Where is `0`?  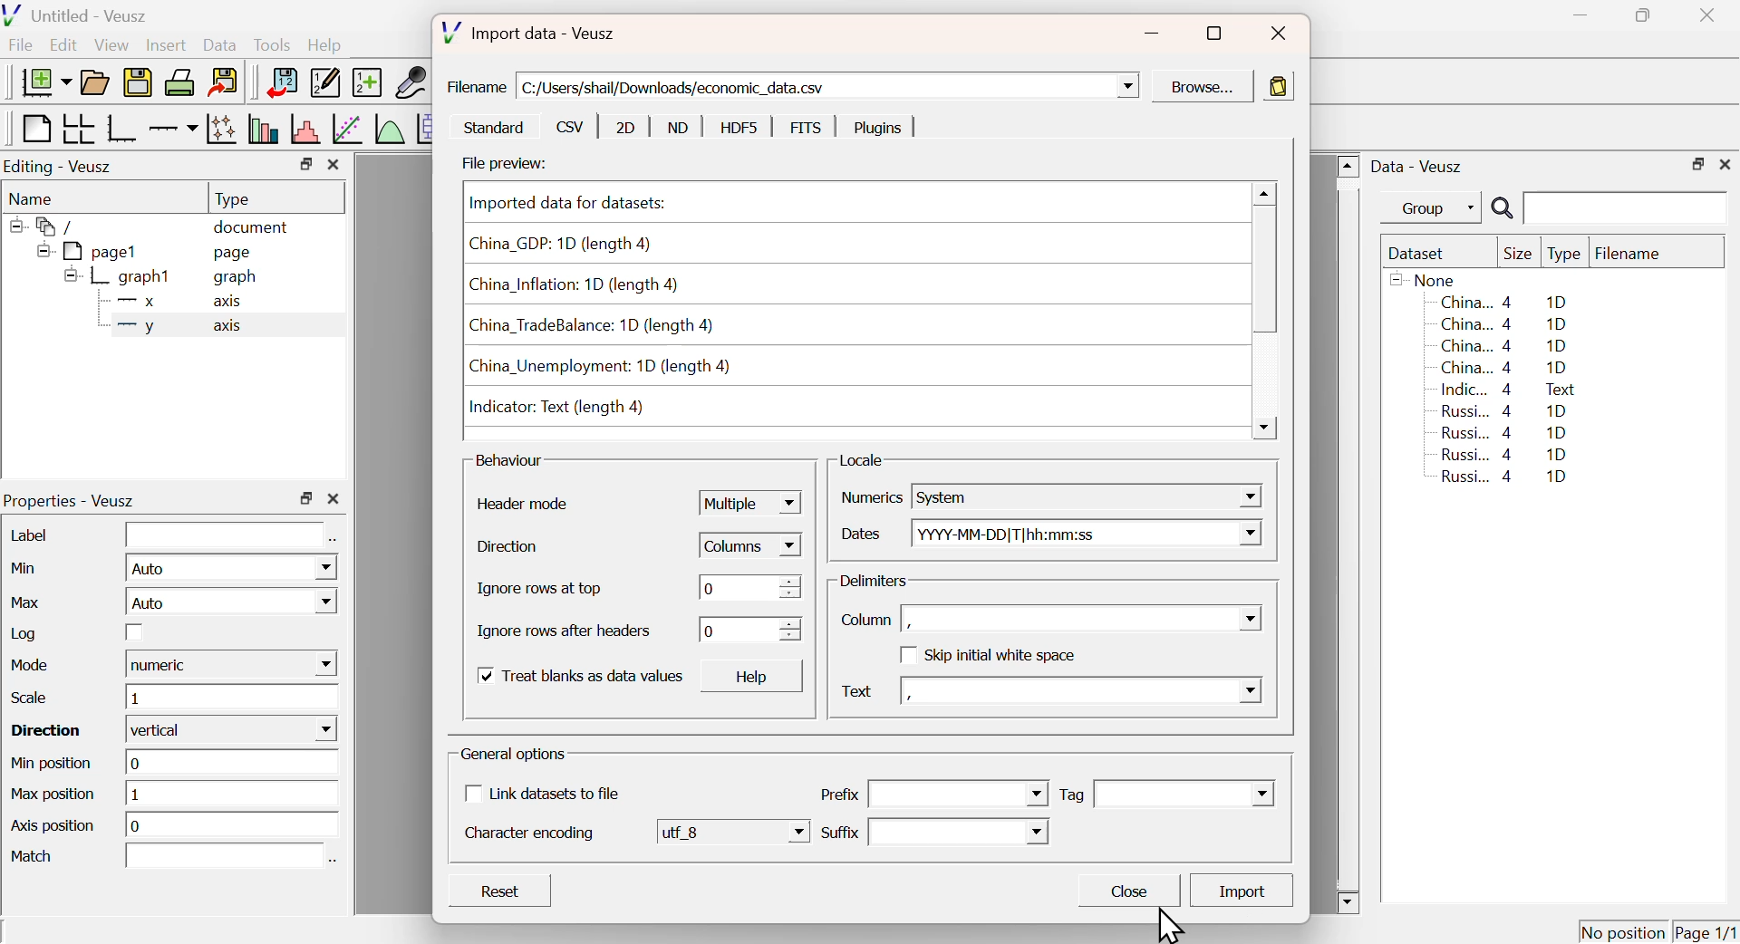
0 is located at coordinates (749, 587).